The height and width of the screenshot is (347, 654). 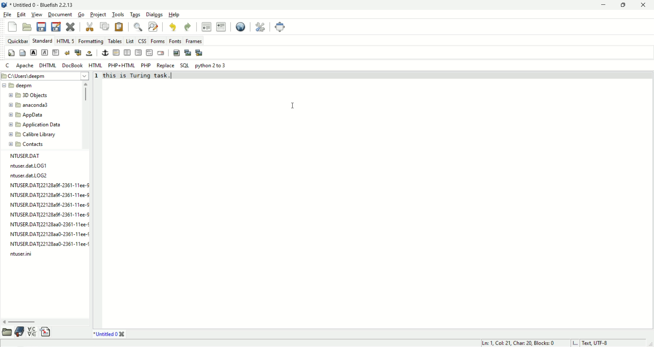 What do you see at coordinates (591, 342) in the screenshot?
I see `I... Text, UTF-8` at bounding box center [591, 342].